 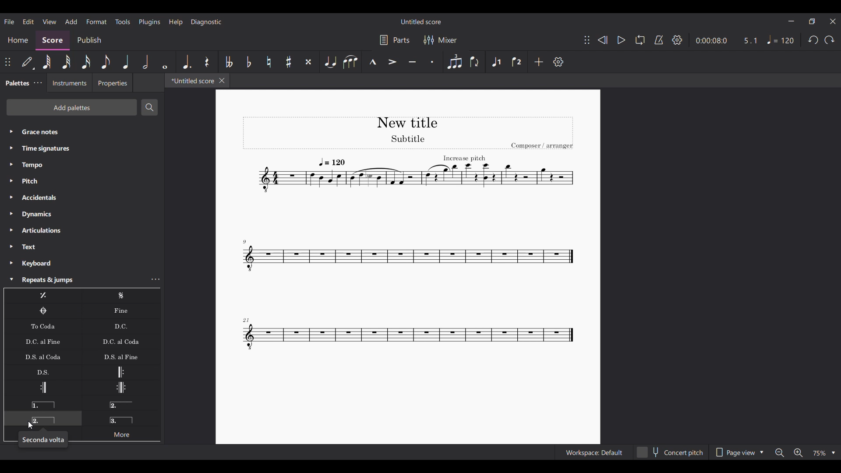 What do you see at coordinates (393, 62) in the screenshot?
I see `Accent` at bounding box center [393, 62].